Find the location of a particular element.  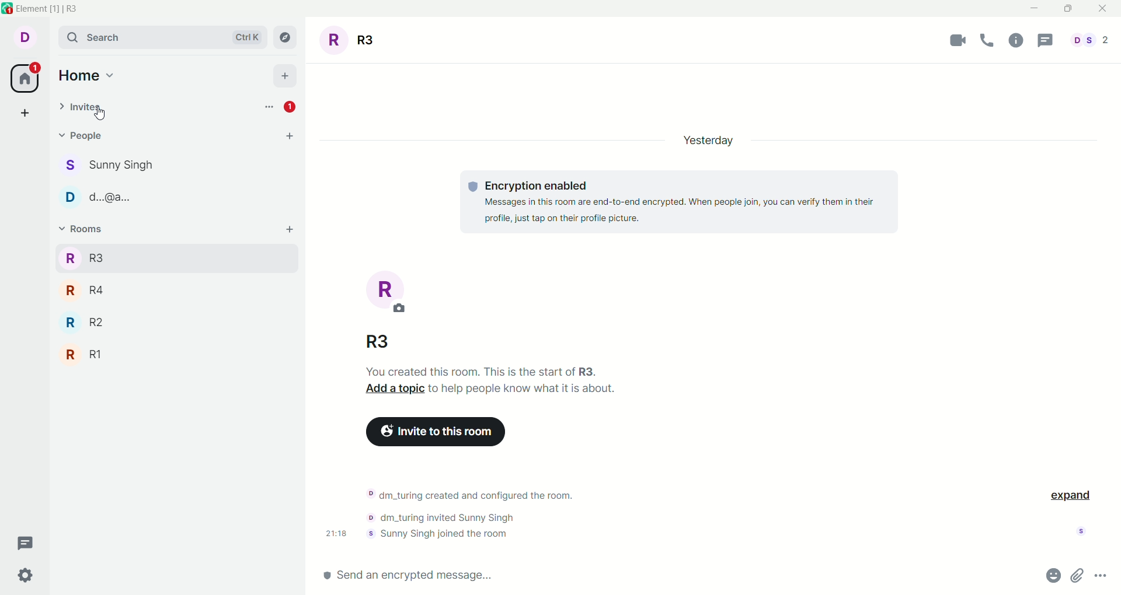

emoji is located at coordinates (1046, 576).